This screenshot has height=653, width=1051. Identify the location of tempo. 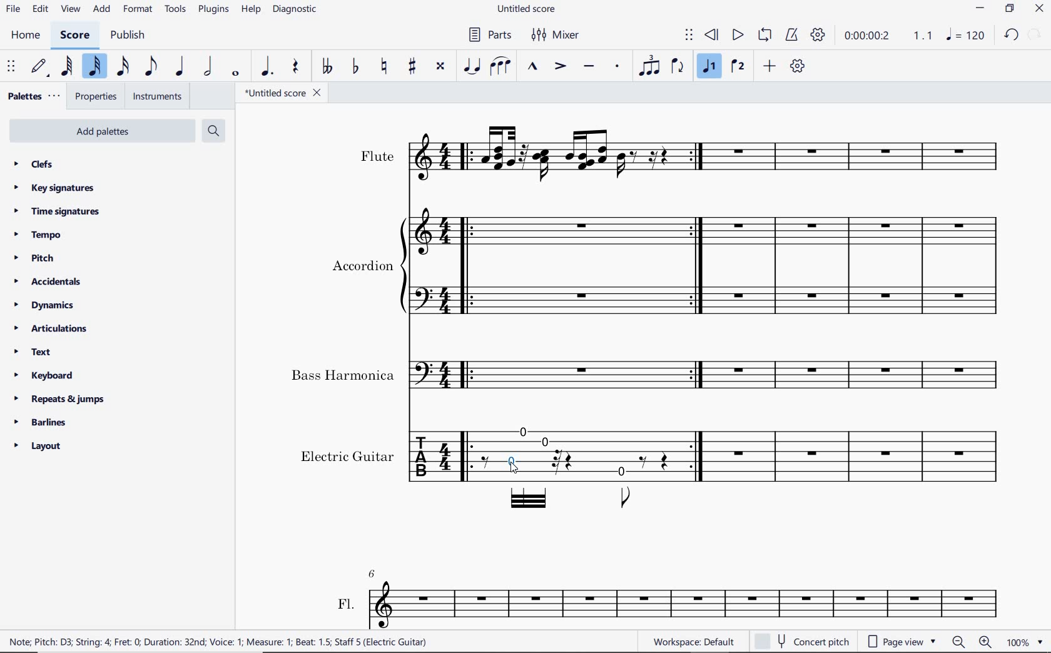
(38, 234).